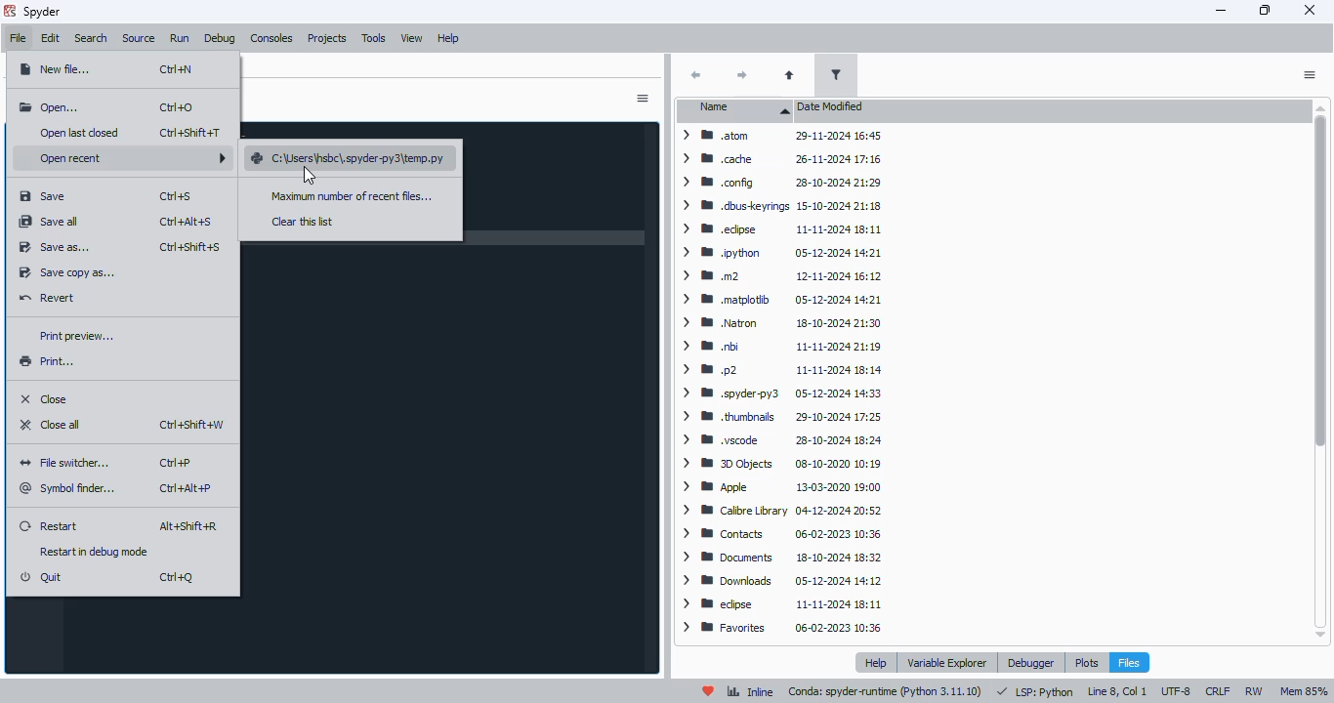 Image resolution: width=1334 pixels, height=703 pixels. I want to click on conda: spyder-runtime (pyton 3. 11. 10), so click(885, 693).